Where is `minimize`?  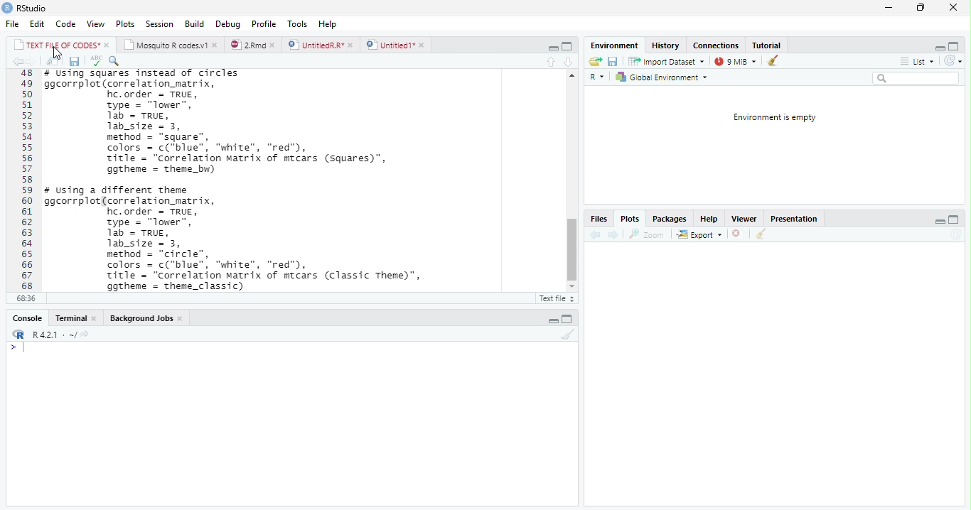
minimize is located at coordinates (888, 9).